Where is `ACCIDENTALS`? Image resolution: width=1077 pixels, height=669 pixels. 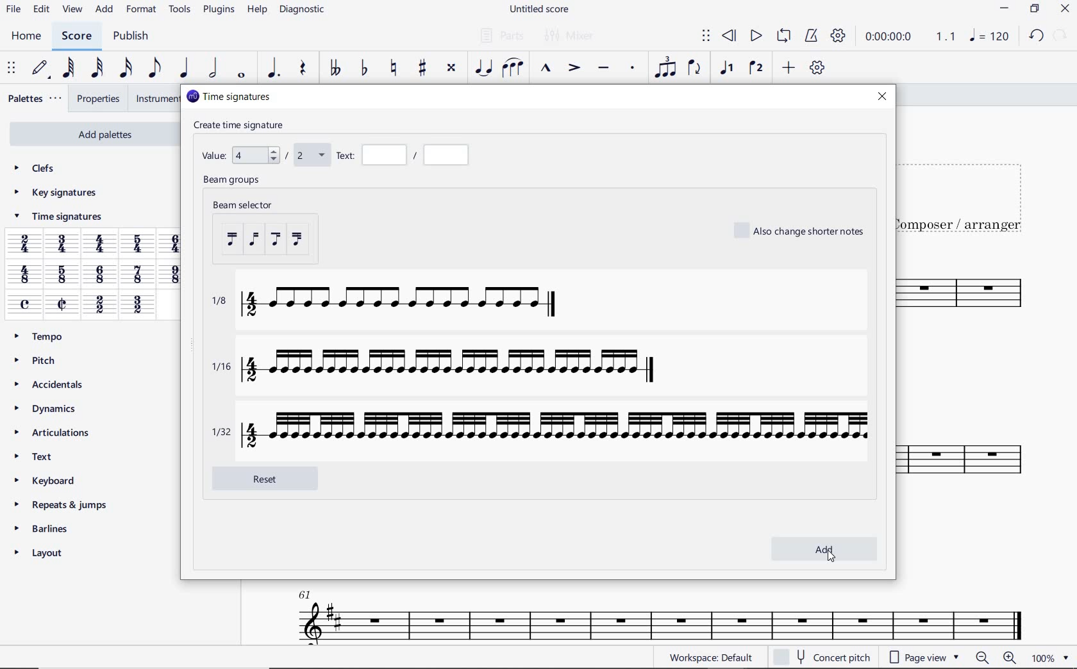 ACCIDENTALS is located at coordinates (50, 383).